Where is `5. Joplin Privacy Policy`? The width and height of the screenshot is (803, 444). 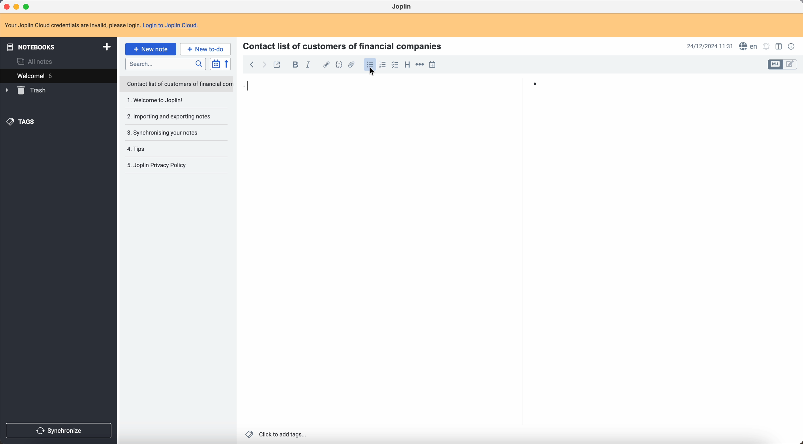 5. Joplin Privacy Policy is located at coordinates (161, 166).